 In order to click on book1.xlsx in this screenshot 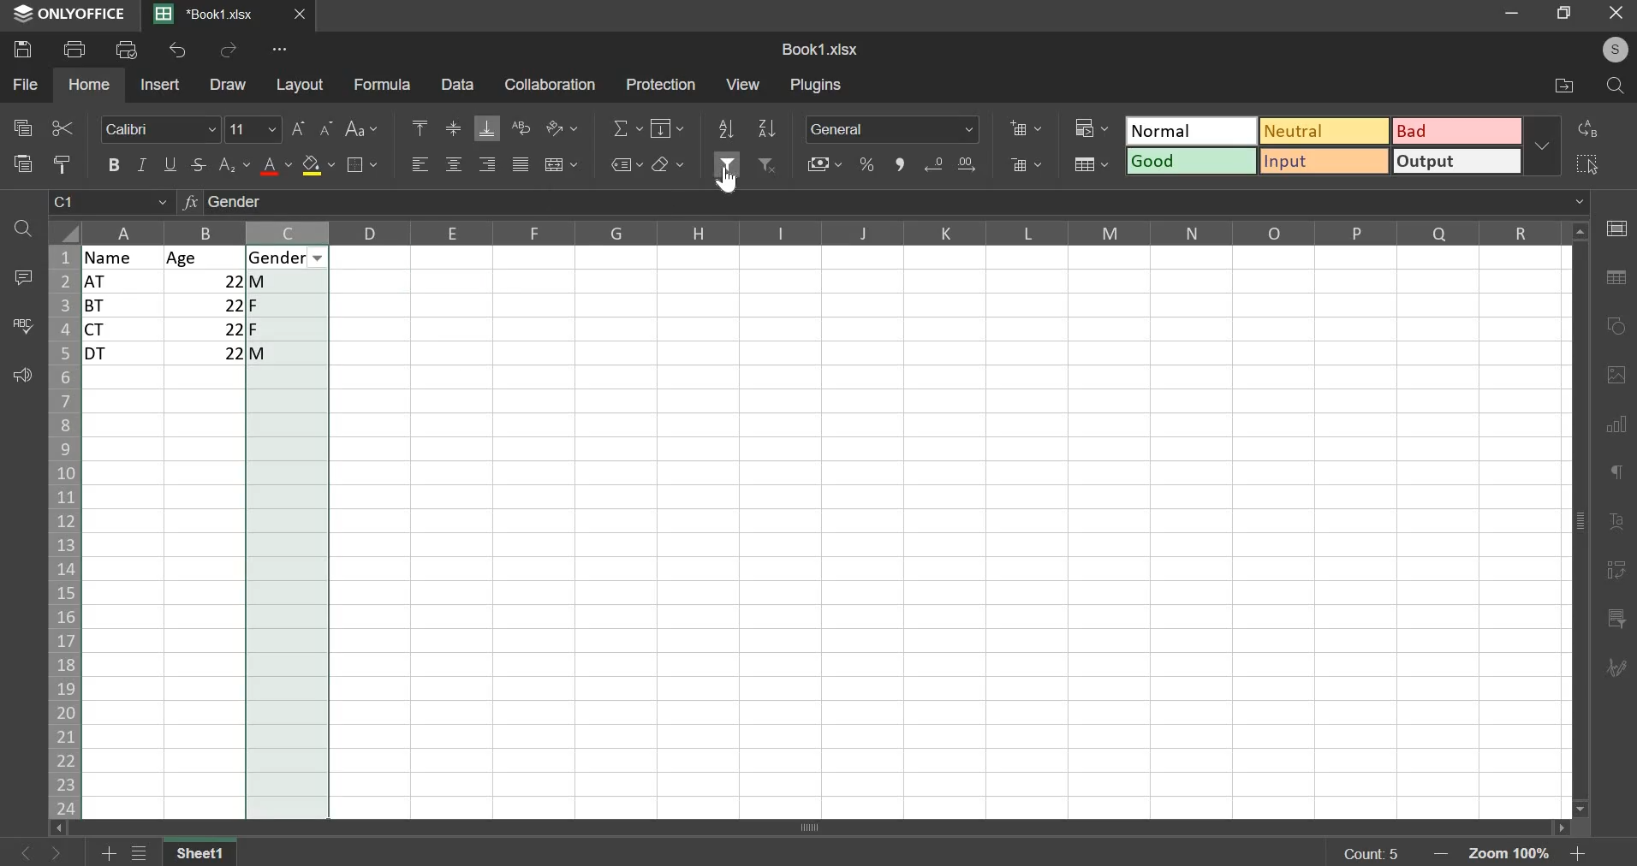, I will do `click(821, 49)`.